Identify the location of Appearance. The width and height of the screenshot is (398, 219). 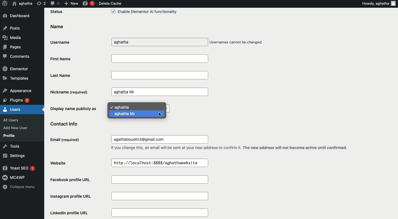
(17, 90).